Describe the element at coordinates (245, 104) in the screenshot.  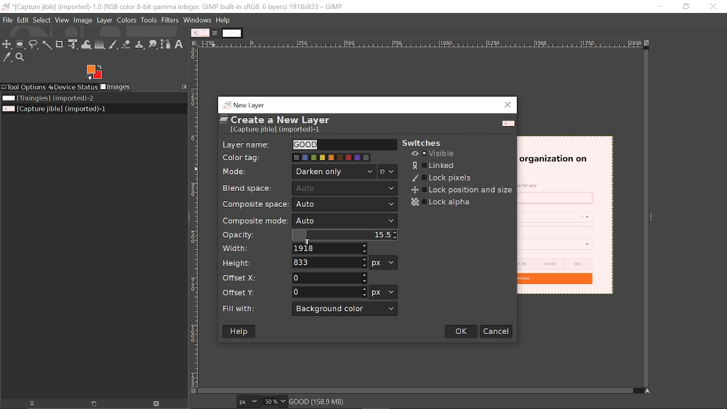
I see `new layer` at that location.